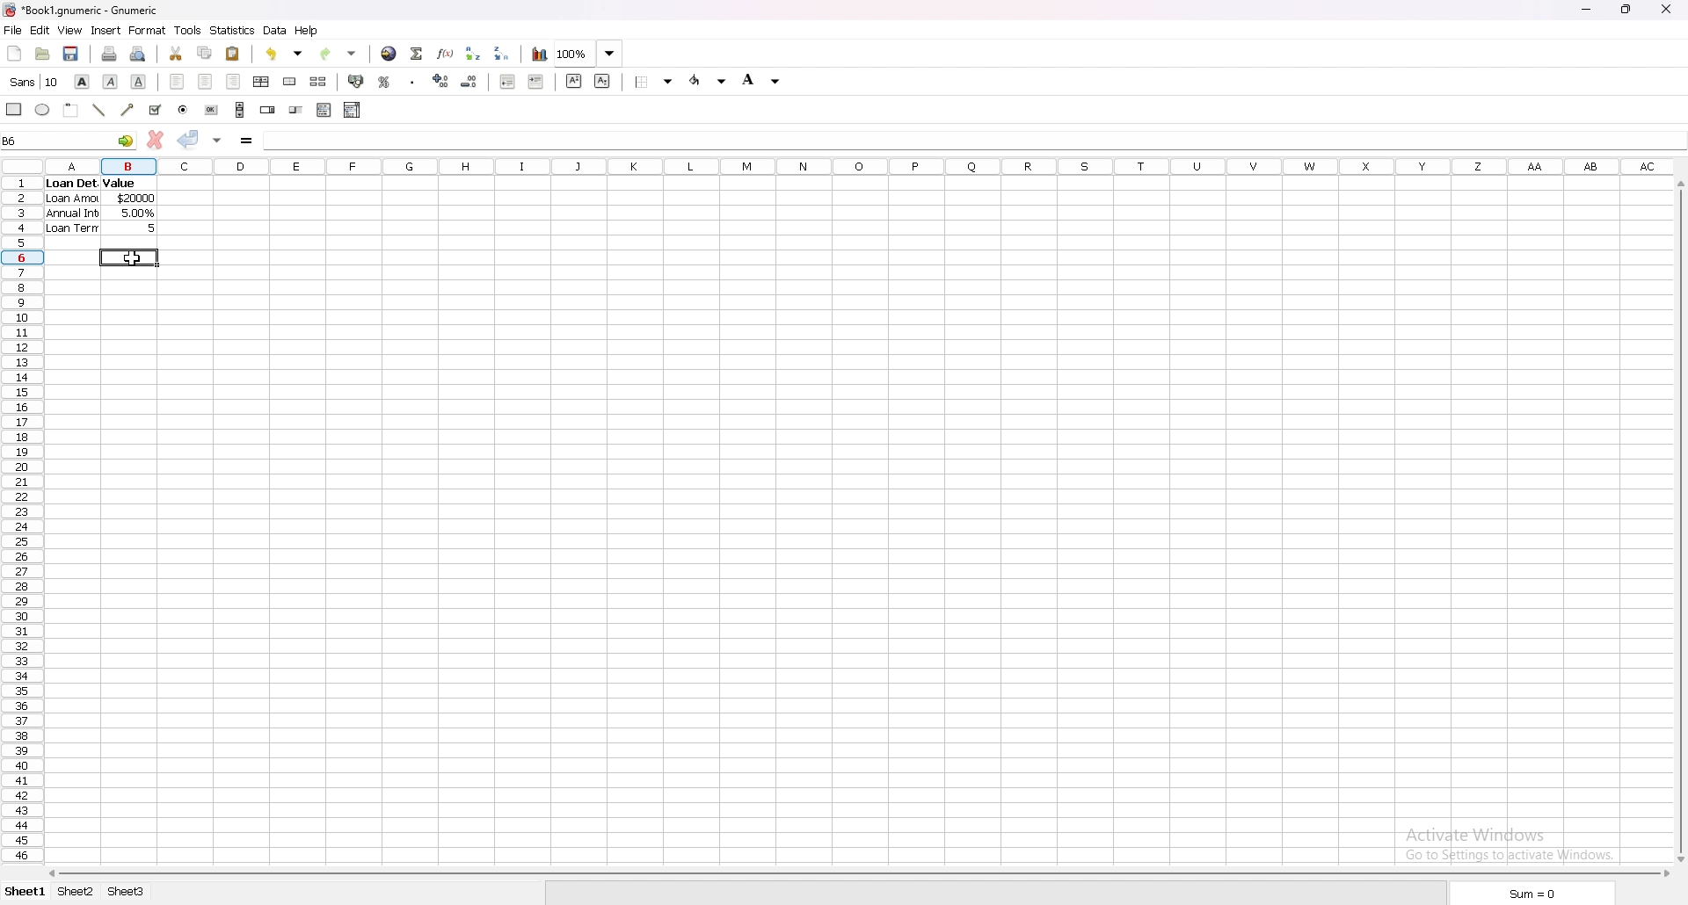  Describe the element at coordinates (353, 110) in the screenshot. I see `combo box` at that location.